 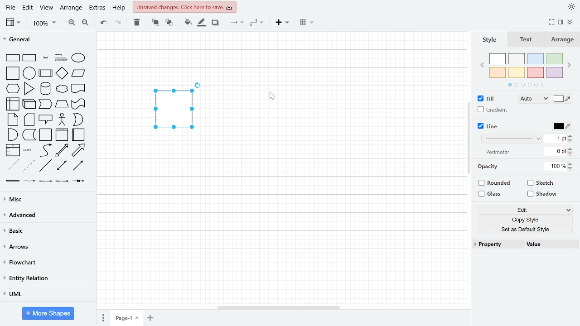 What do you see at coordinates (13, 103) in the screenshot?
I see `internal storage` at bounding box center [13, 103].